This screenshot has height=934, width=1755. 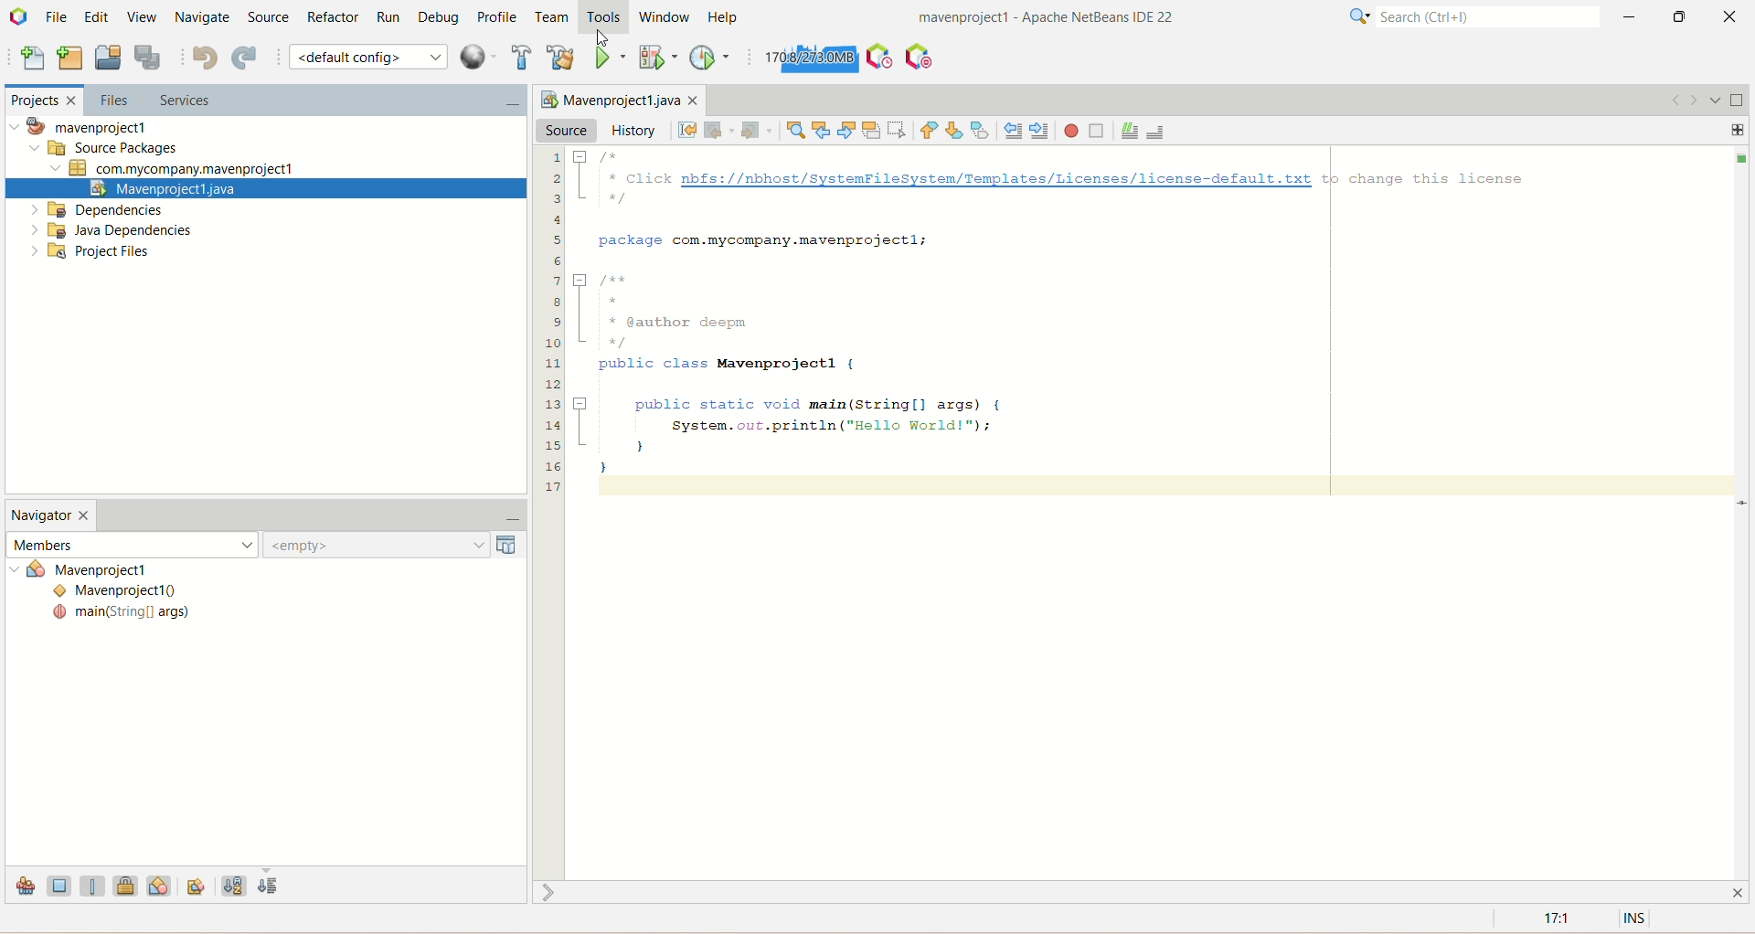 I want to click on fully qualified names, so click(x=198, y=885).